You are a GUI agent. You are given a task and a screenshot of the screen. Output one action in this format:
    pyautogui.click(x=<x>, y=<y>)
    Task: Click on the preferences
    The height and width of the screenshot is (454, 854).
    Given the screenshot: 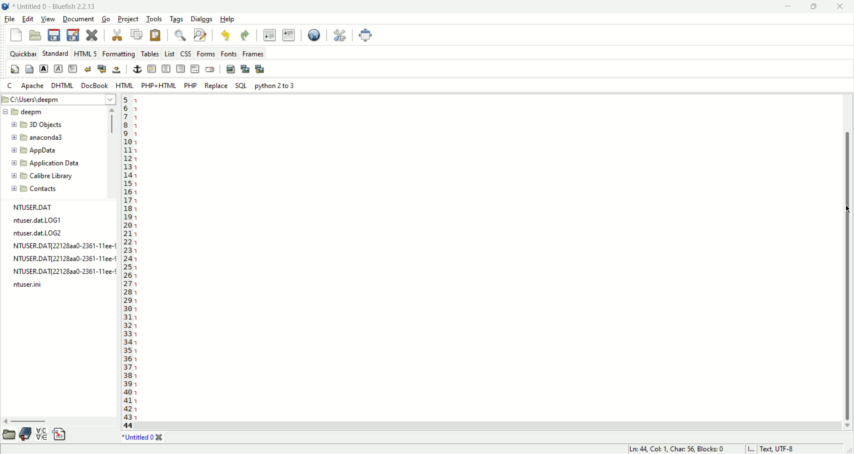 What is the action you would take?
    pyautogui.click(x=339, y=36)
    